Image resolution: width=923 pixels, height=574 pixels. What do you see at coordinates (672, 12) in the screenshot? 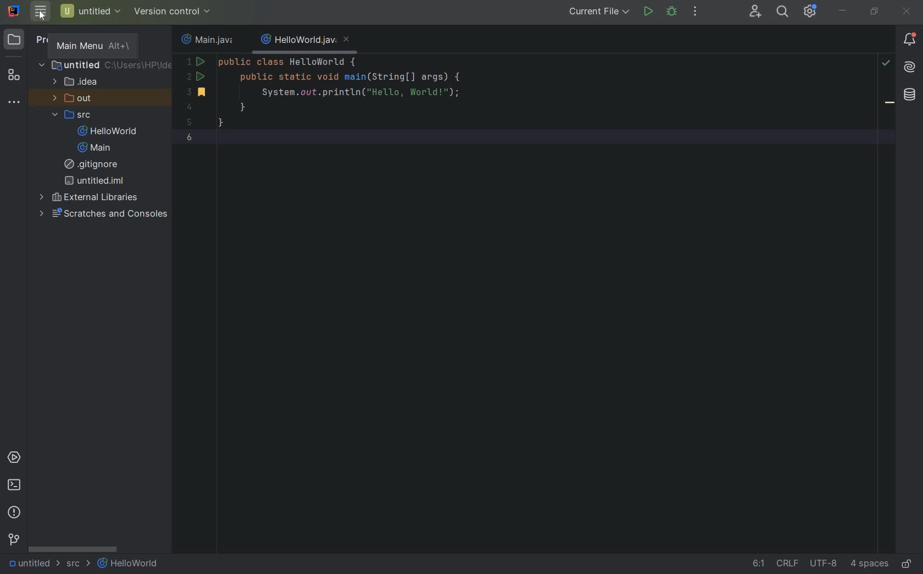
I see `debug` at bounding box center [672, 12].